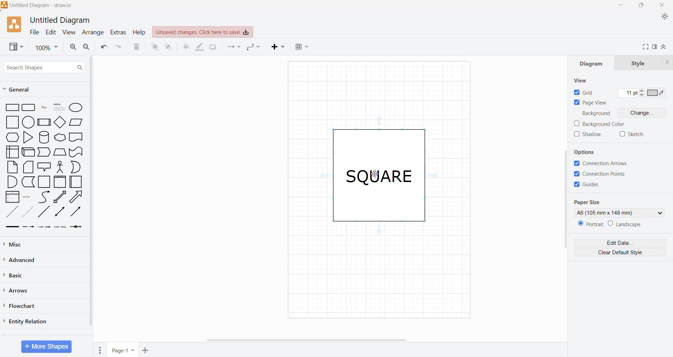 The height and width of the screenshot is (357, 673). I want to click on L-Shaped Rectangle, so click(27, 182).